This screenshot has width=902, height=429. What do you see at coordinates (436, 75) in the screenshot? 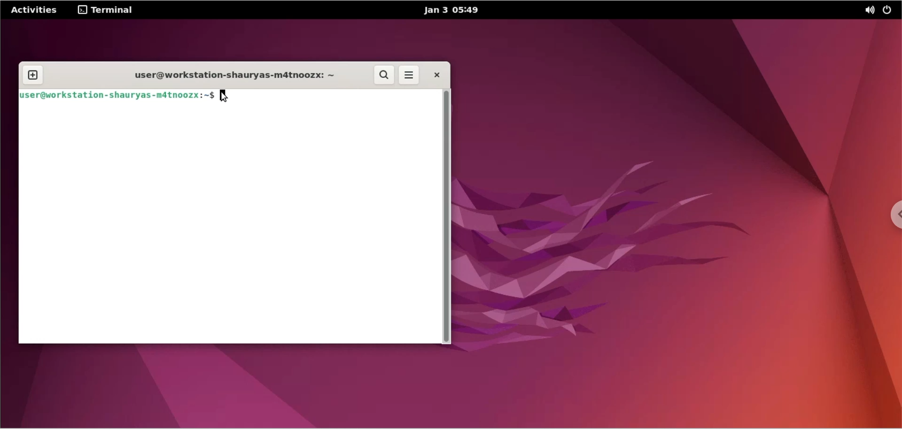
I see `close` at bounding box center [436, 75].